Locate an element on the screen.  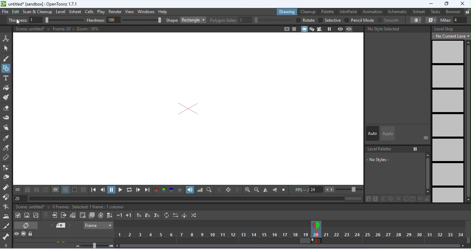
define sub camera is located at coordinates (56, 189).